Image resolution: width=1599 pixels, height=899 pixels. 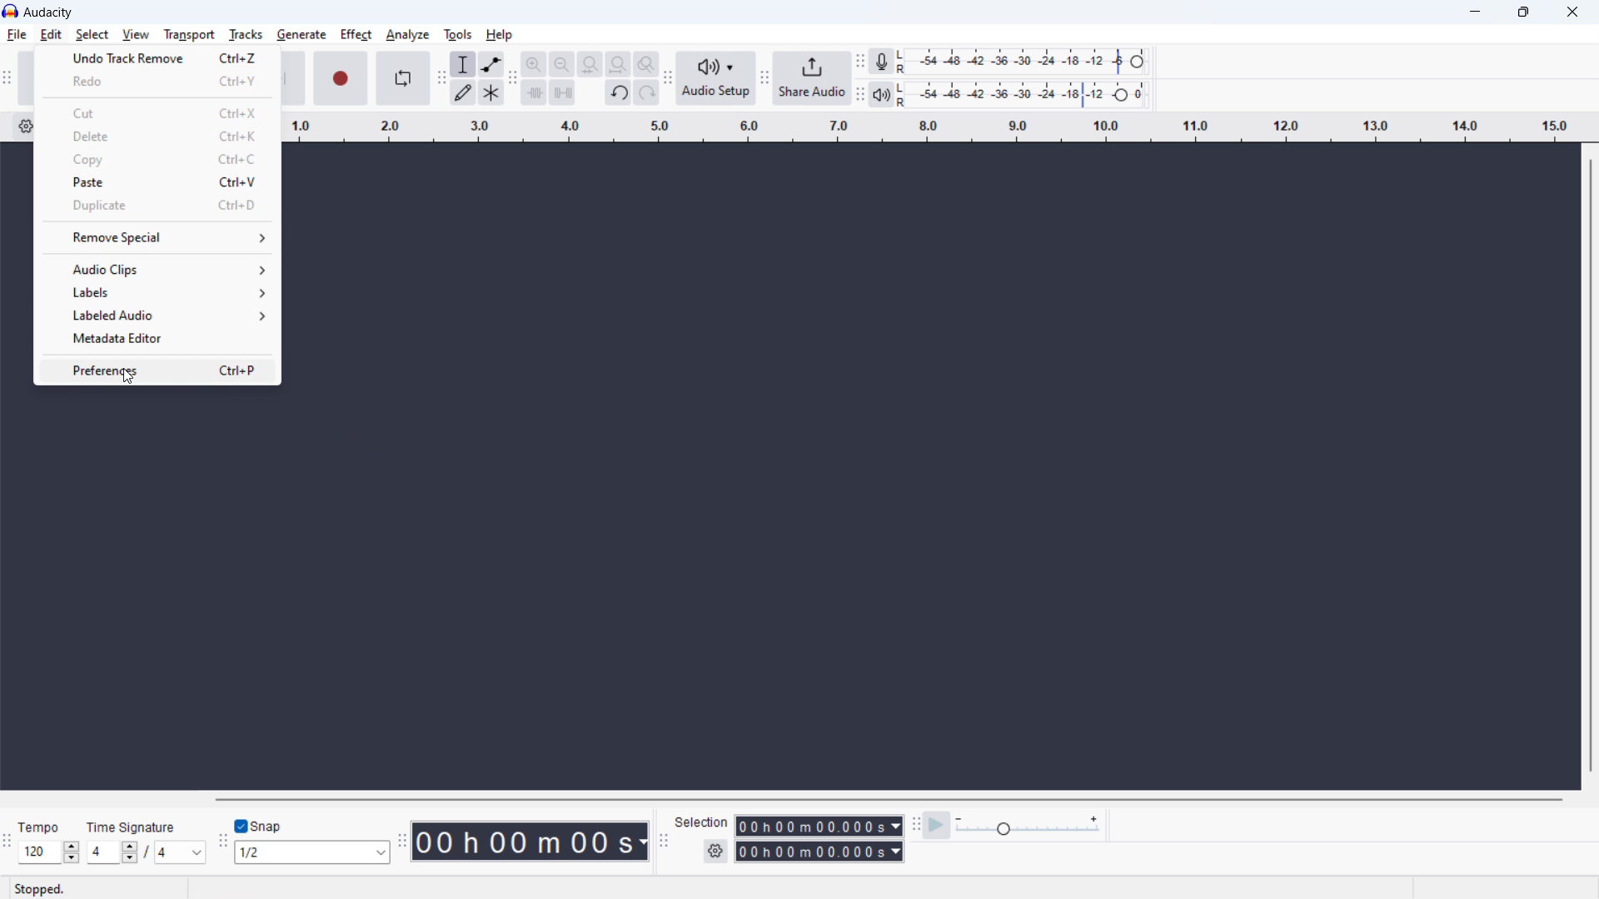 What do you see at coordinates (7, 842) in the screenshot?
I see `time signature toolbar` at bounding box center [7, 842].